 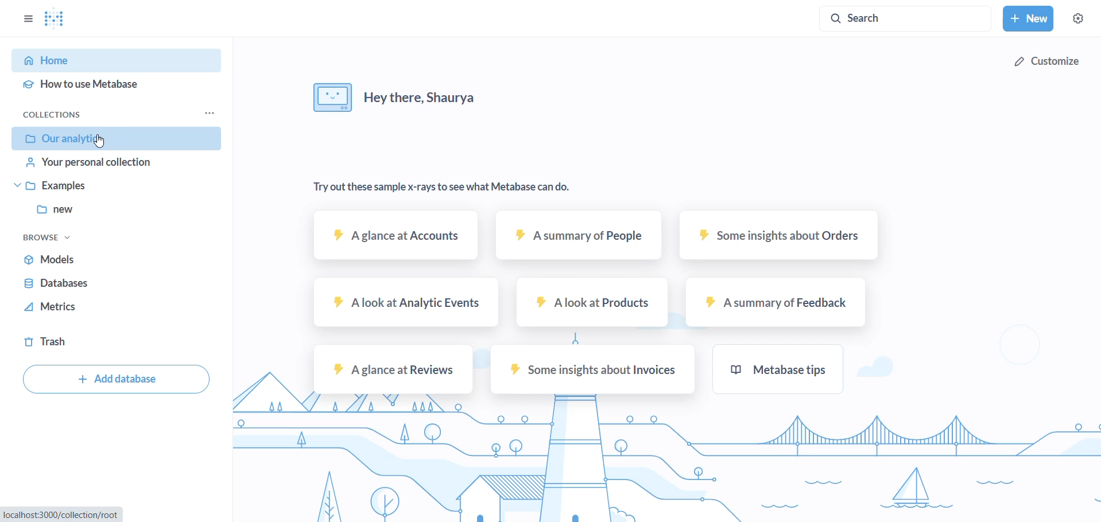 I want to click on A glance at Accounts sample, so click(x=387, y=240).